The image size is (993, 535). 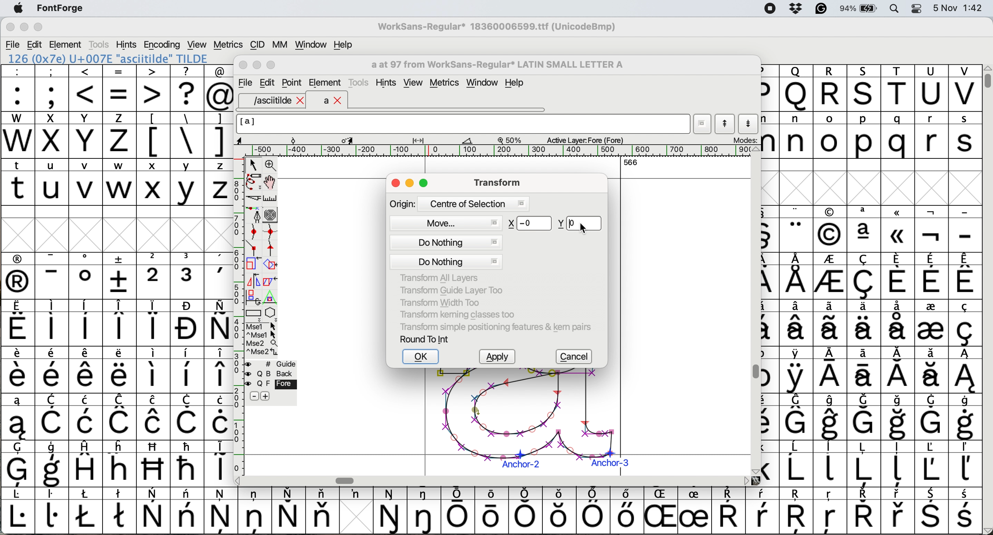 What do you see at coordinates (52, 510) in the screenshot?
I see `symbol` at bounding box center [52, 510].